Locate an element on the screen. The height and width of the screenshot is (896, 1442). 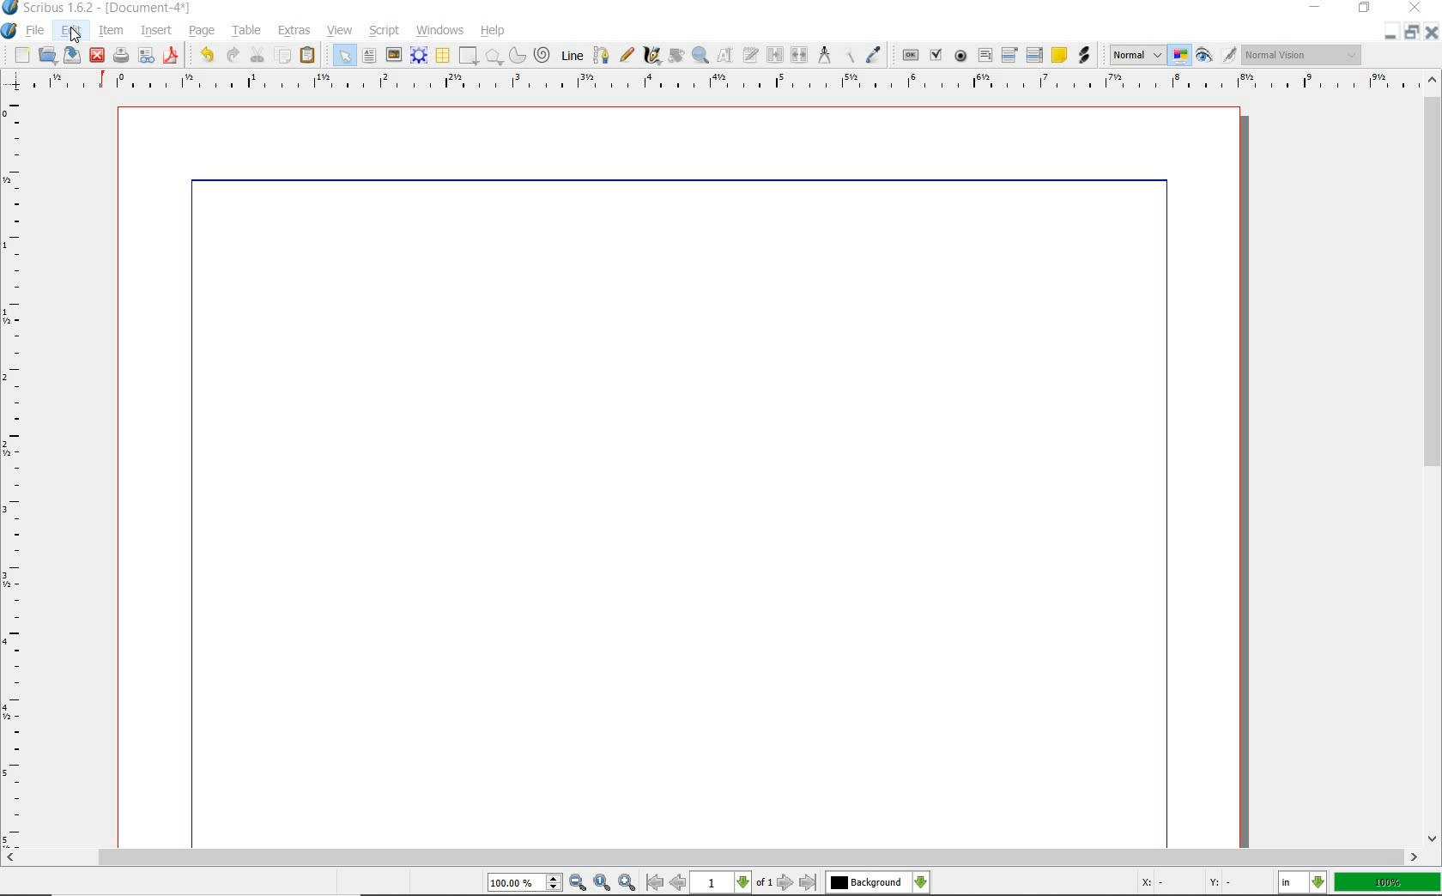
Bezier curve is located at coordinates (599, 55).